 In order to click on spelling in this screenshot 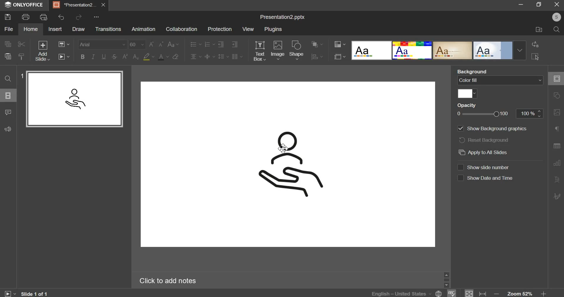, I will do `click(452, 293)`.